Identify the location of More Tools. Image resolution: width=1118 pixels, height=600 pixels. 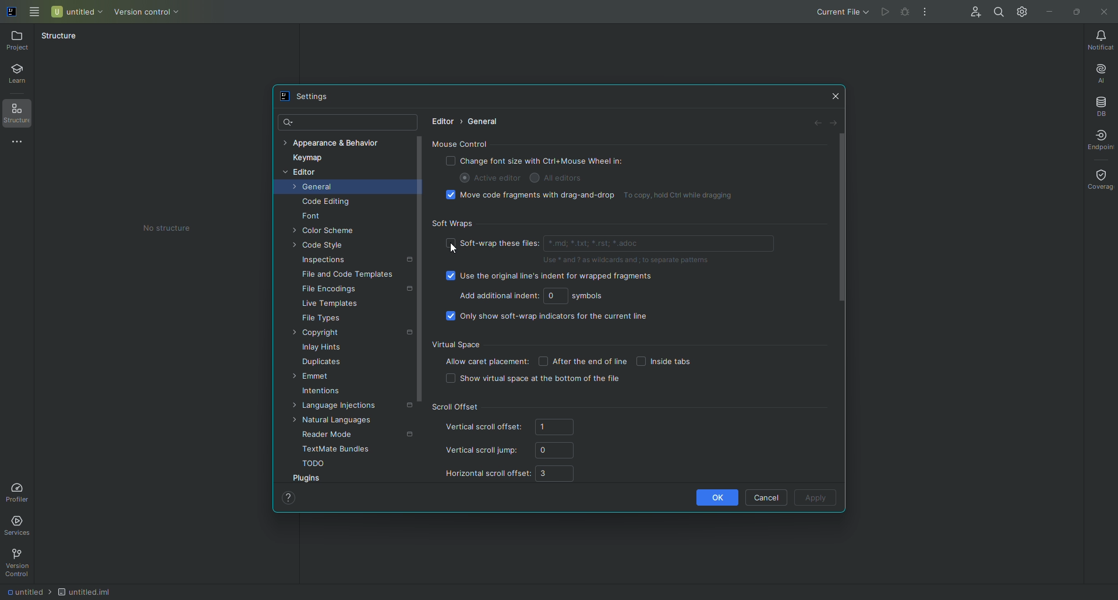
(20, 145).